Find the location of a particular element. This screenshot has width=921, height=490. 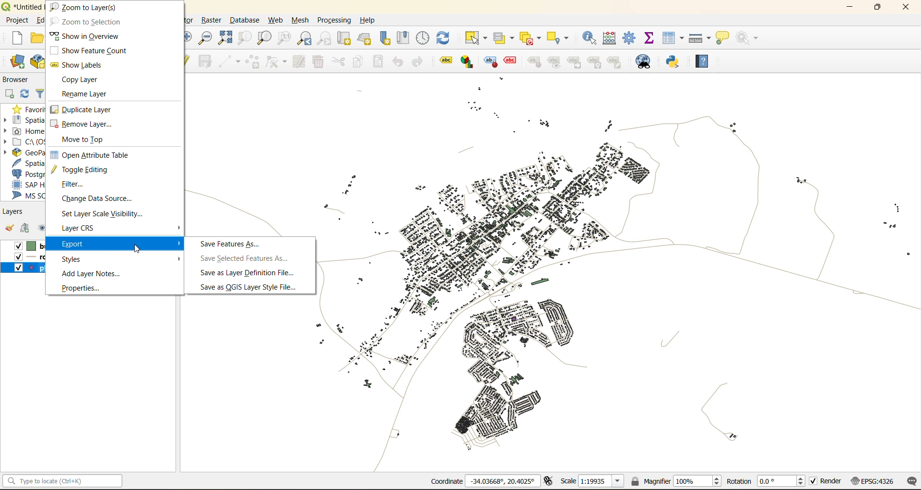

zoom layer is located at coordinates (264, 38).